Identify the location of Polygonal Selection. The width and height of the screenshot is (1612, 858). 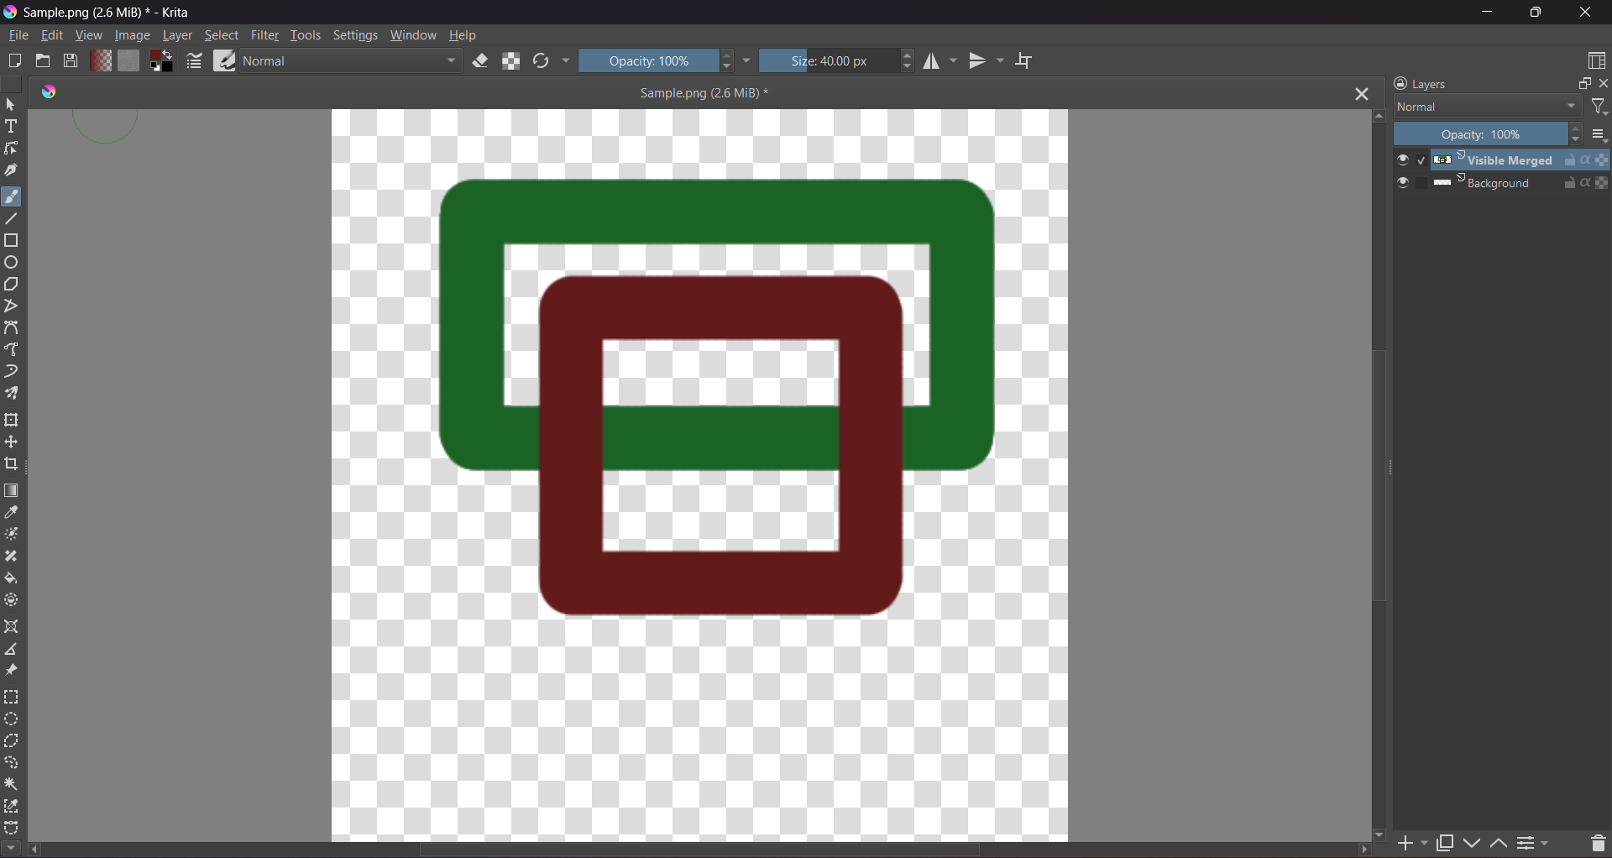
(12, 743).